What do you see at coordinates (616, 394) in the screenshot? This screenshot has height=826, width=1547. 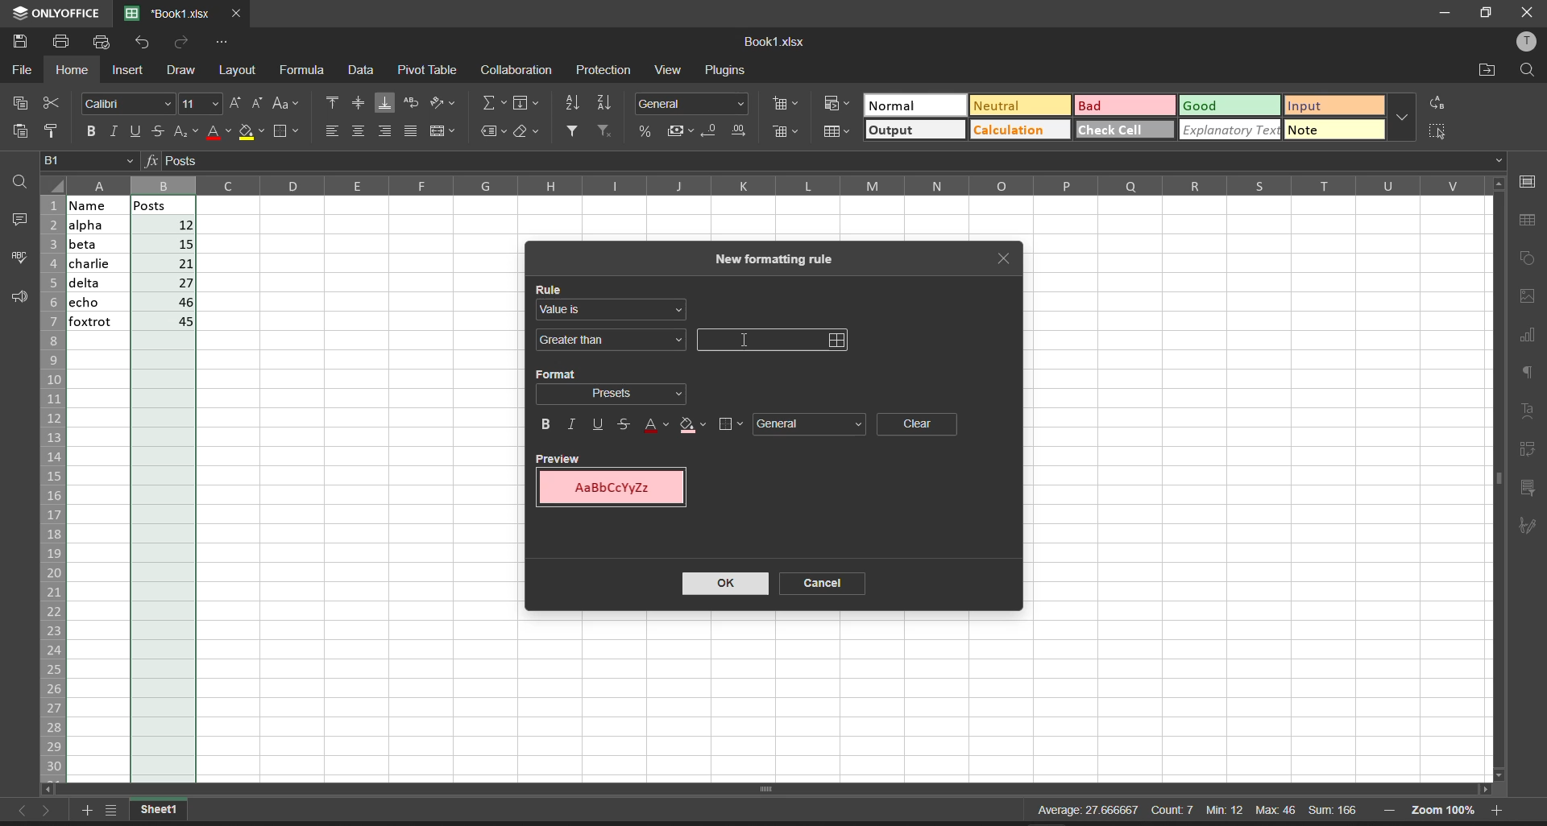 I see `format selection dropdown` at bounding box center [616, 394].